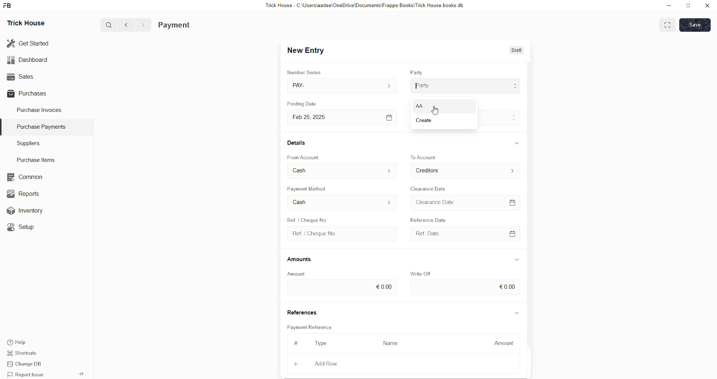 The image size is (717, 379). I want to click on <, so click(124, 25).